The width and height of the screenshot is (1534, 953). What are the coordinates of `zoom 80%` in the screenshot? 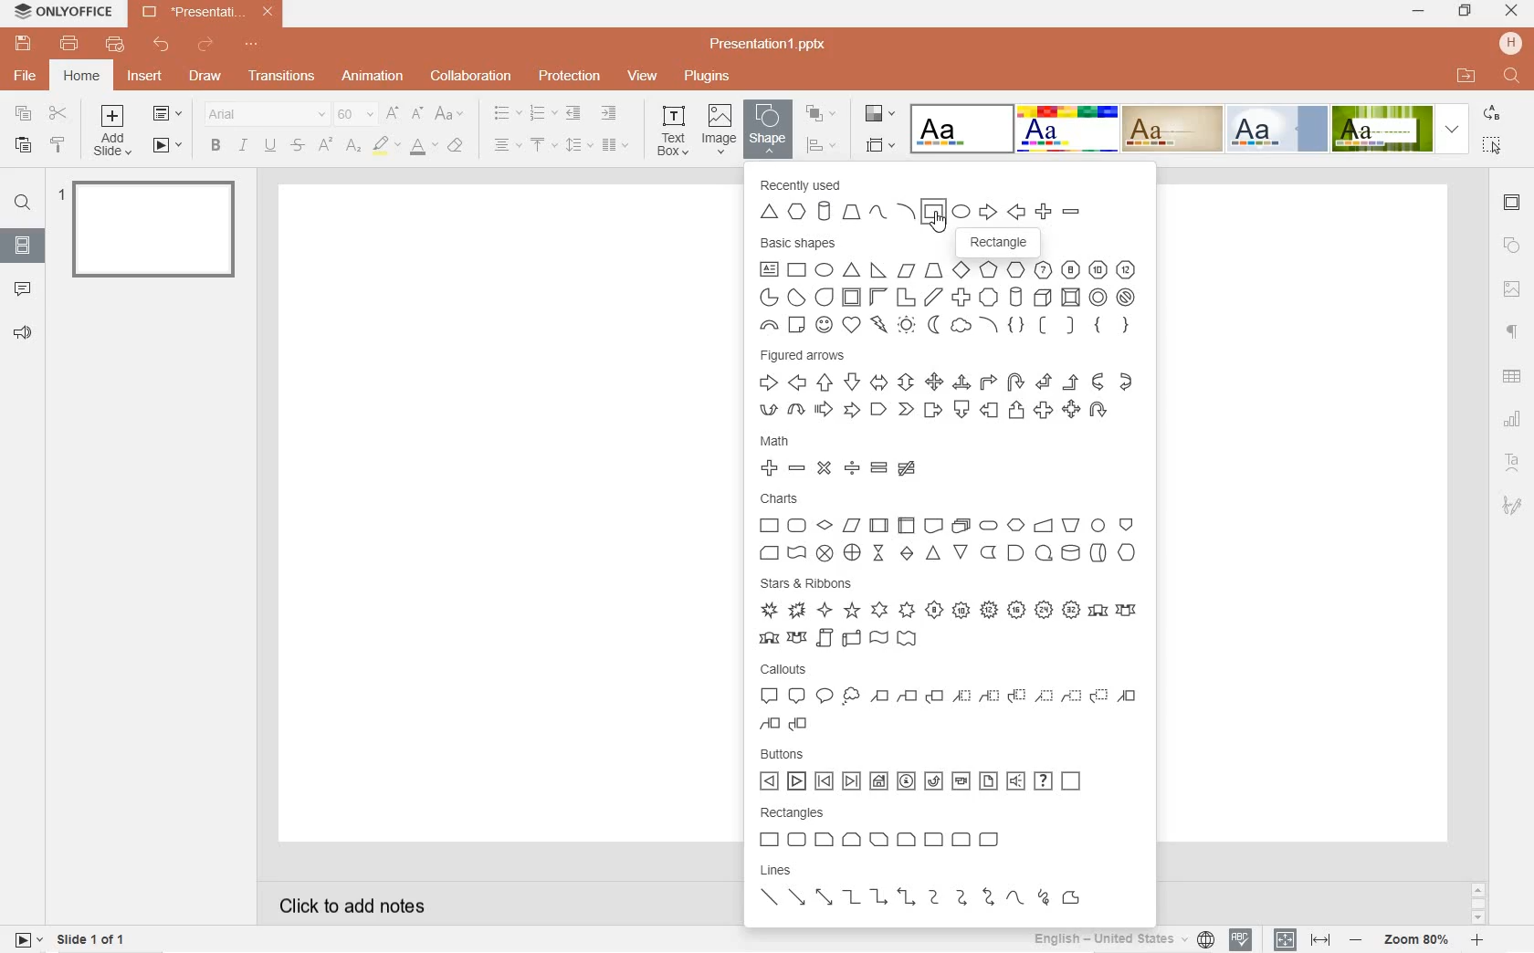 It's located at (1418, 941).